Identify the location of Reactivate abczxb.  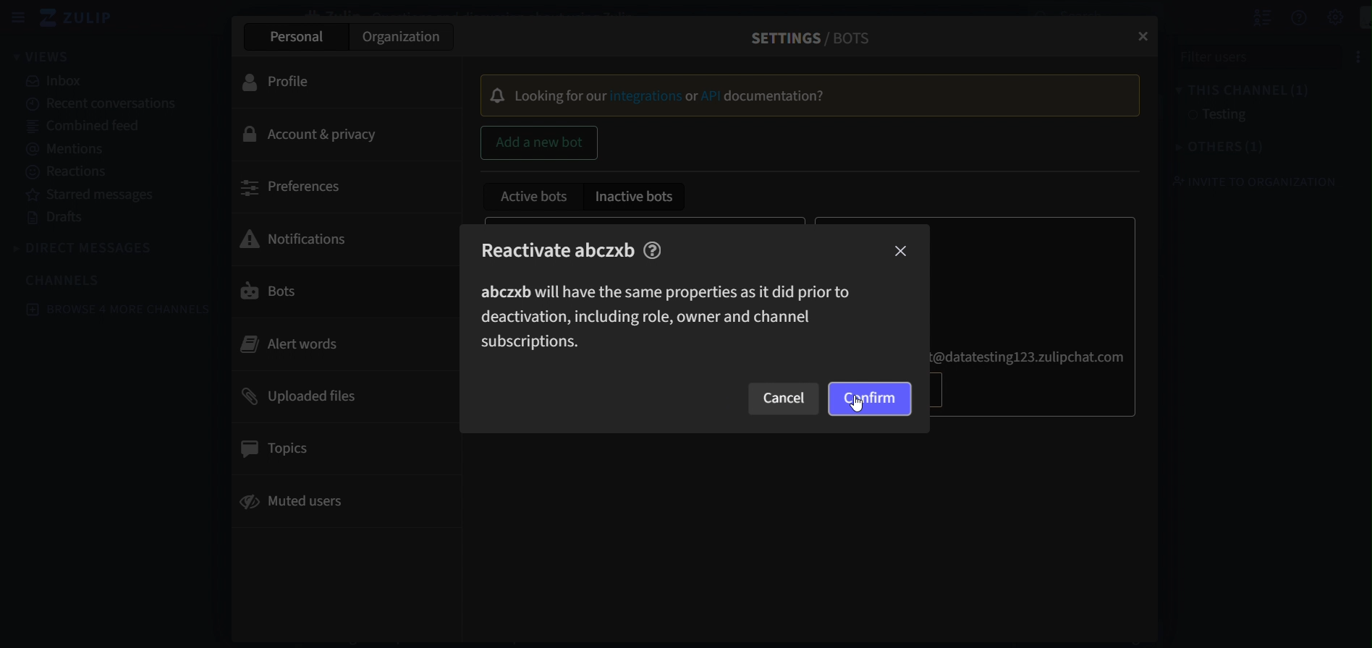
(556, 250).